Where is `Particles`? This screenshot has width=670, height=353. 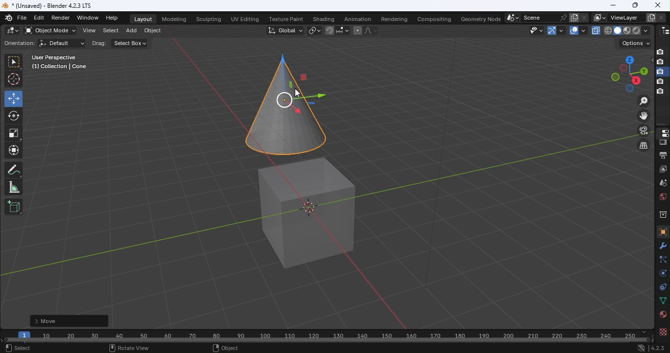
Particles is located at coordinates (662, 259).